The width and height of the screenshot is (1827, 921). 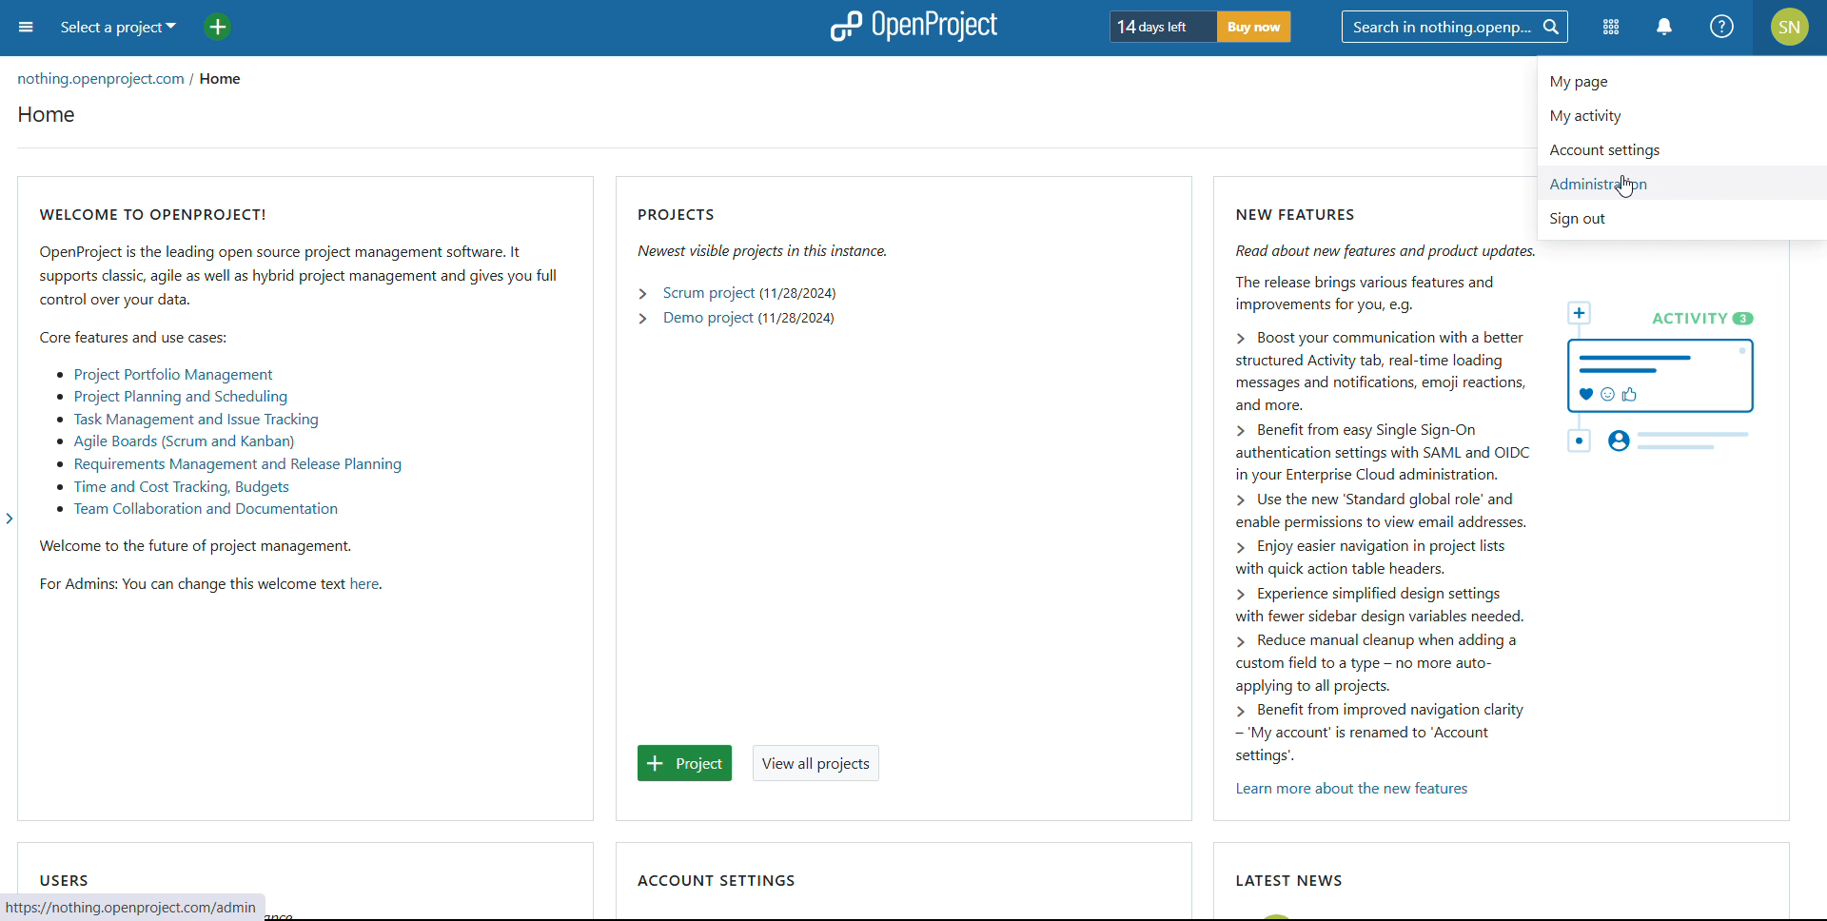 I want to click on organization url, so click(x=104, y=81).